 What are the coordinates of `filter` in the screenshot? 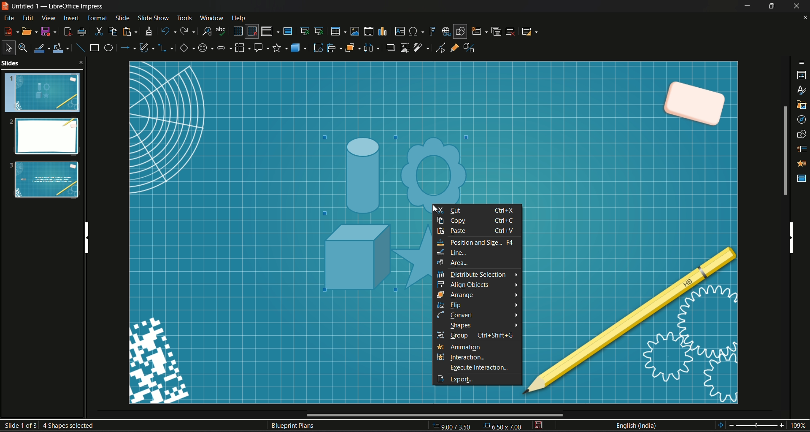 It's located at (422, 48).